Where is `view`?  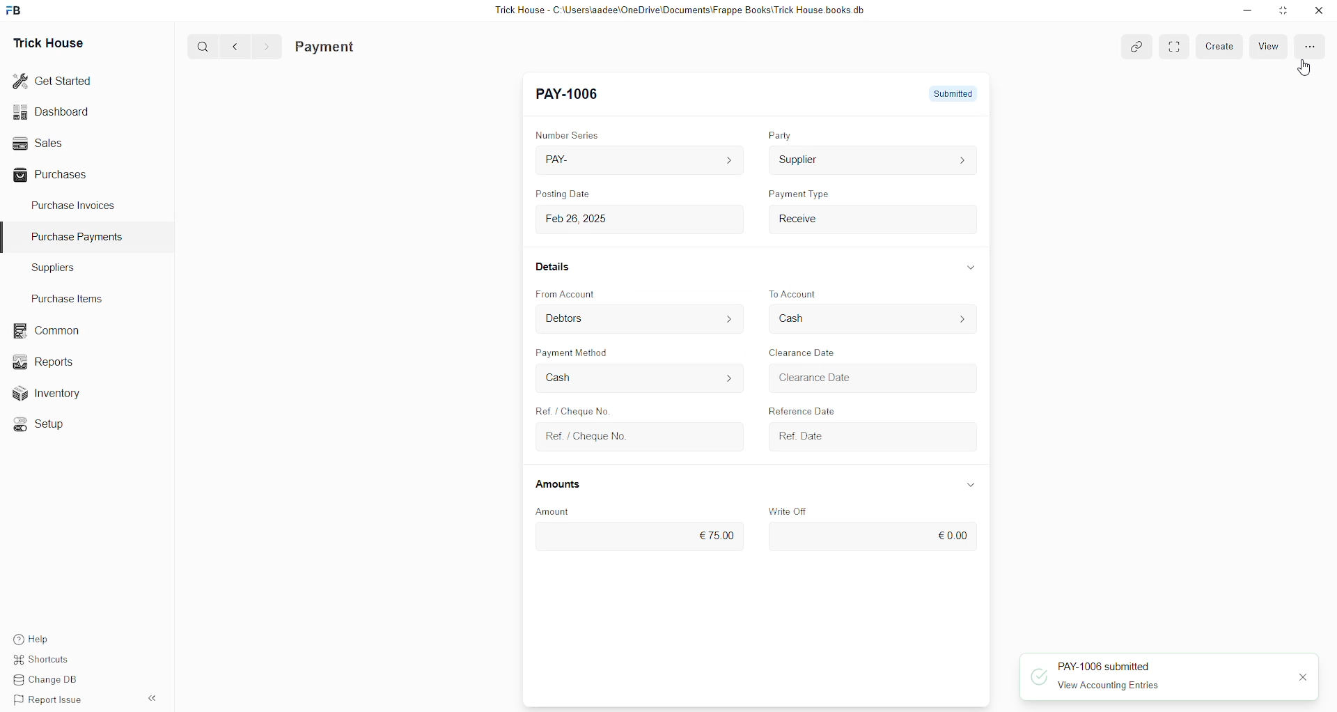
view is located at coordinates (1268, 46).